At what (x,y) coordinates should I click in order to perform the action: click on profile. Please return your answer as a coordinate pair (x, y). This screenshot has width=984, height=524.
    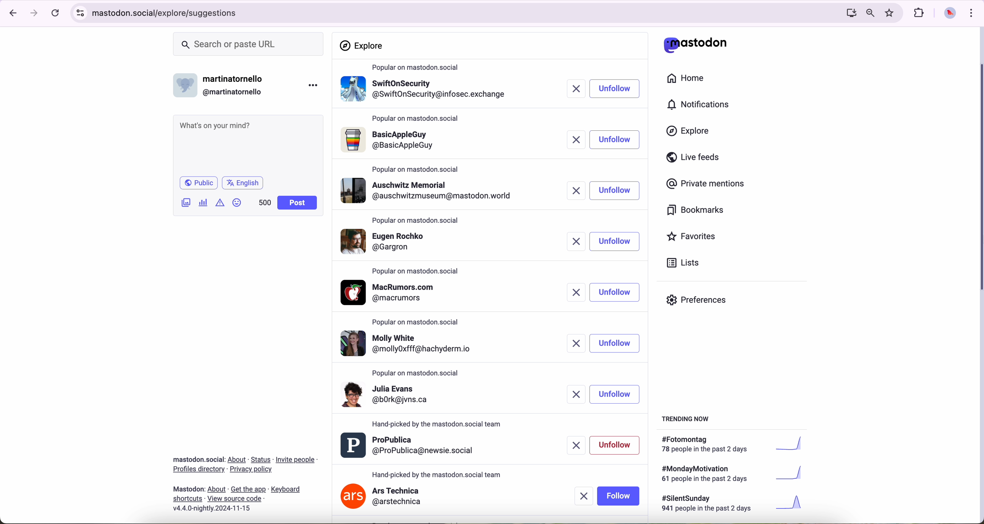
    Looking at the image, I should click on (426, 190).